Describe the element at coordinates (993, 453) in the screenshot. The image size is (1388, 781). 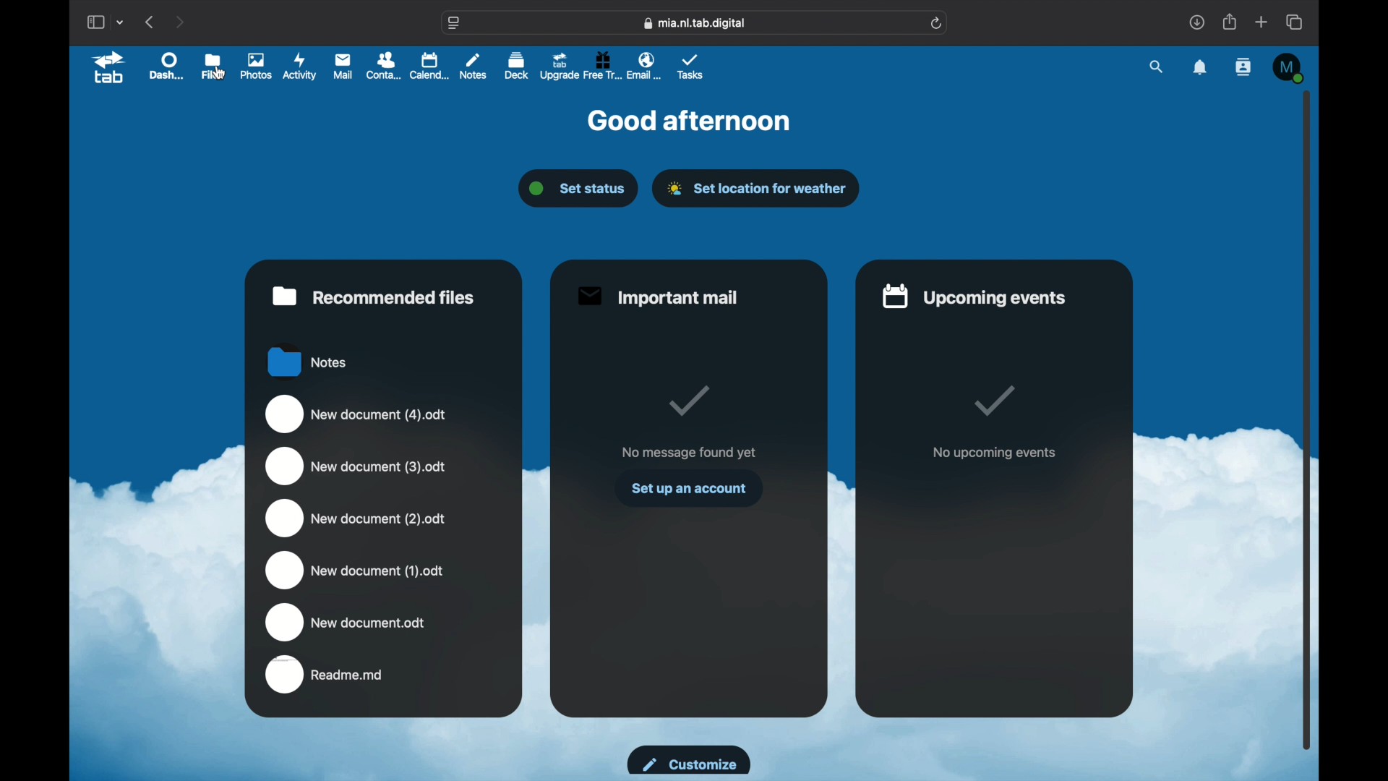
I see `no upcoming events` at that location.